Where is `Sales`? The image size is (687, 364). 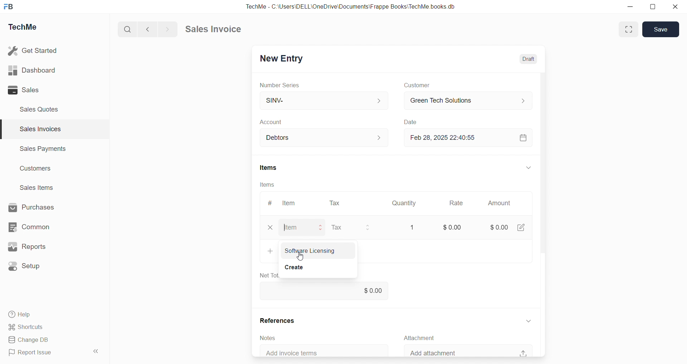
Sales is located at coordinates (24, 90).